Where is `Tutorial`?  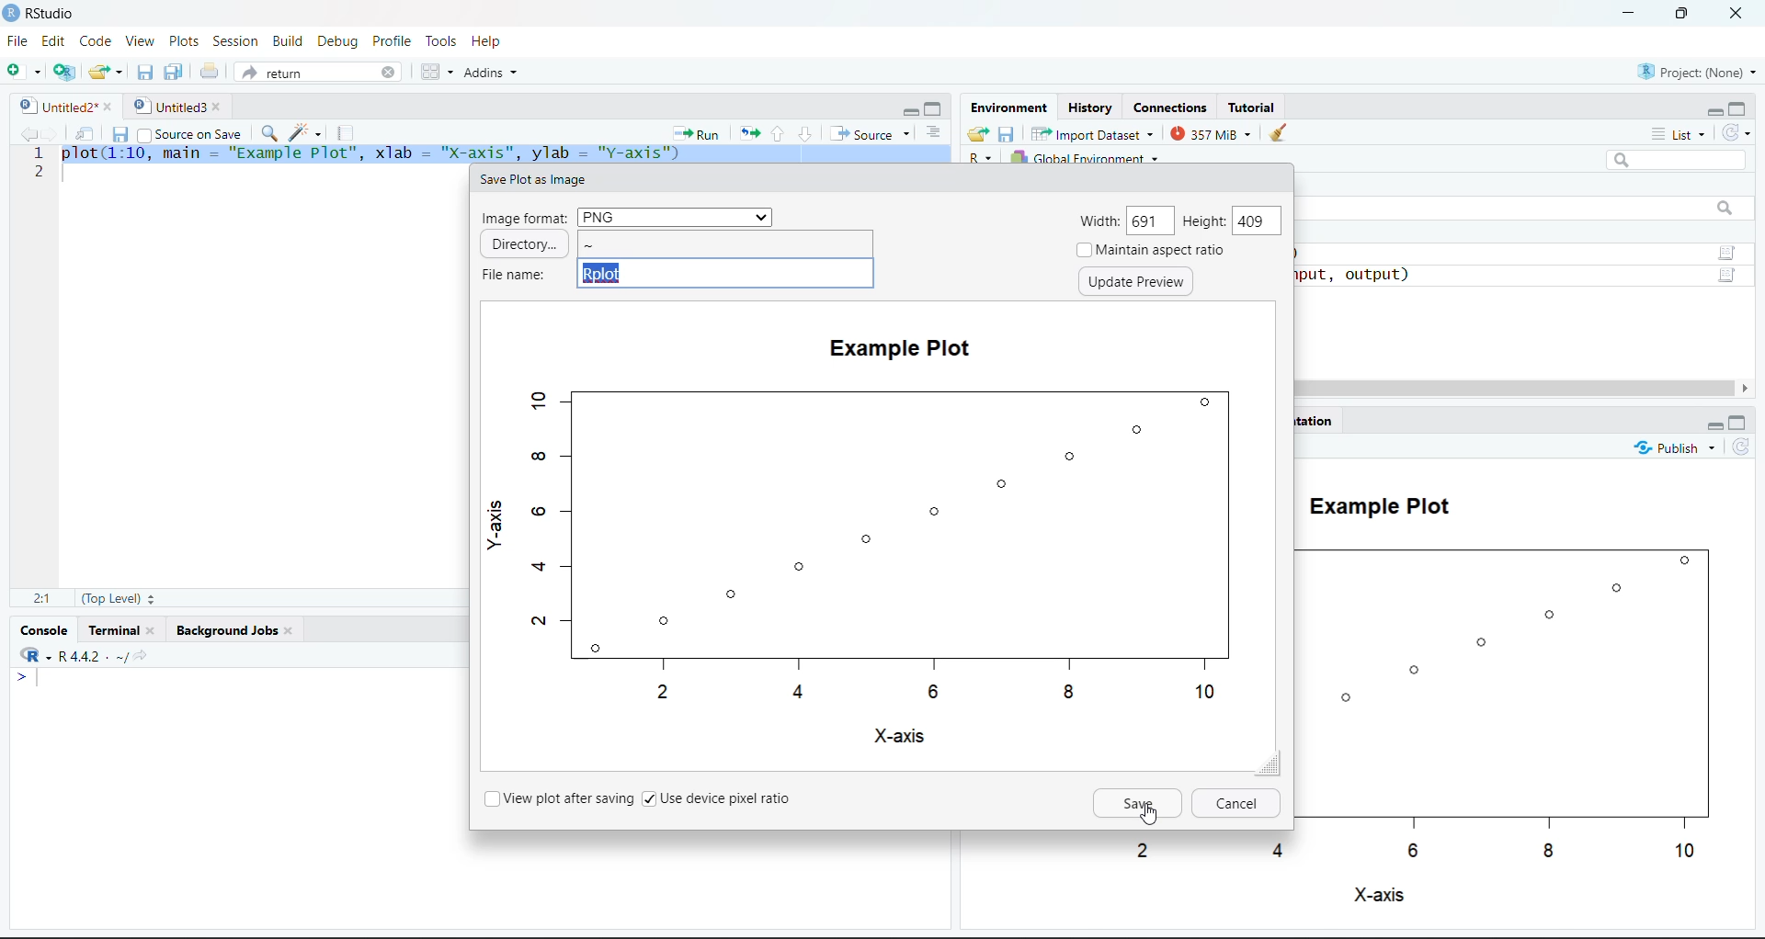 Tutorial is located at coordinates (1252, 106).